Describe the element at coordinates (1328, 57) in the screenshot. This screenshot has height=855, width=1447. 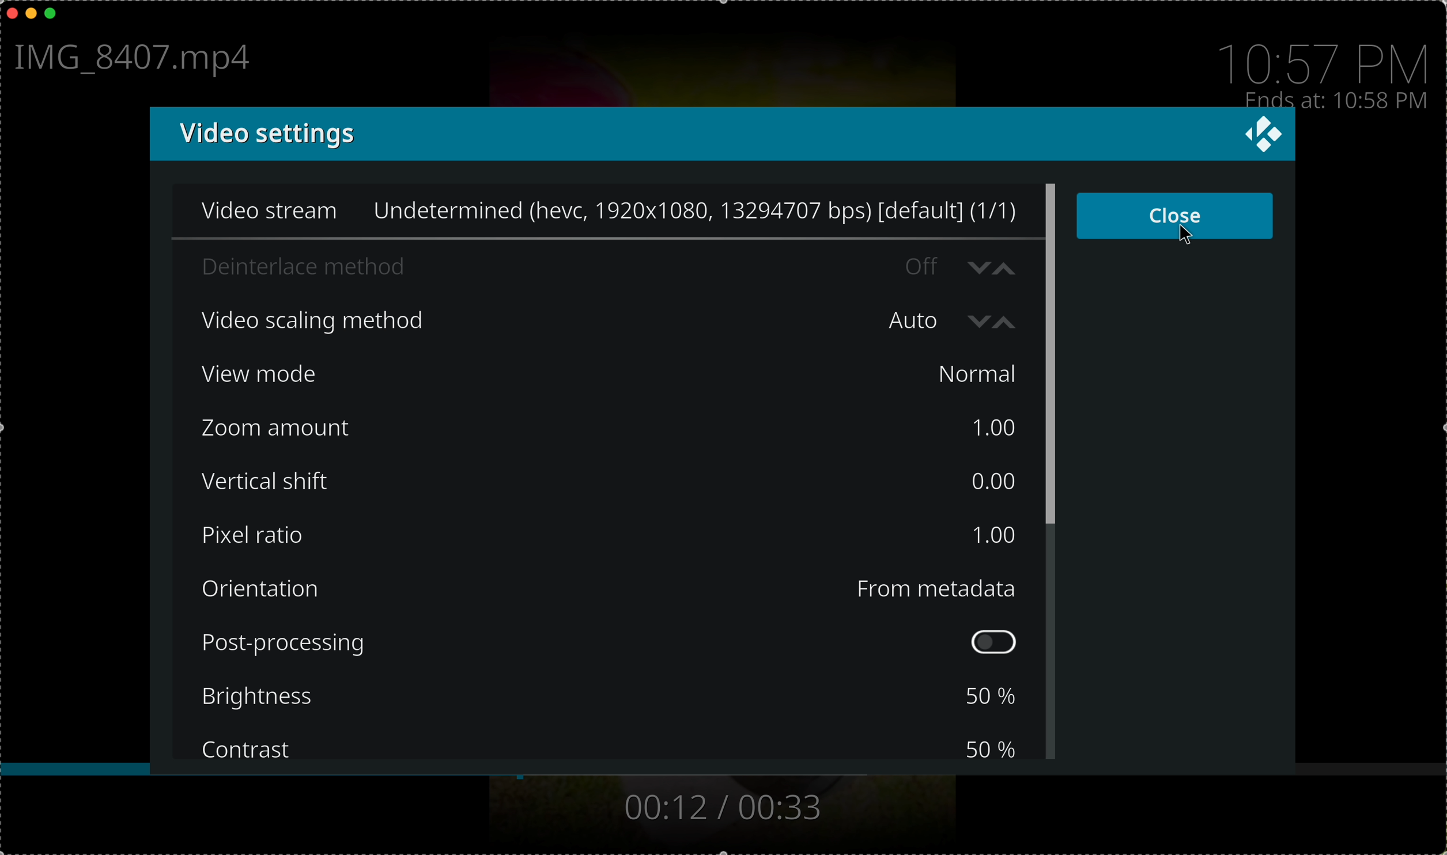
I see `10:57 PM` at that location.